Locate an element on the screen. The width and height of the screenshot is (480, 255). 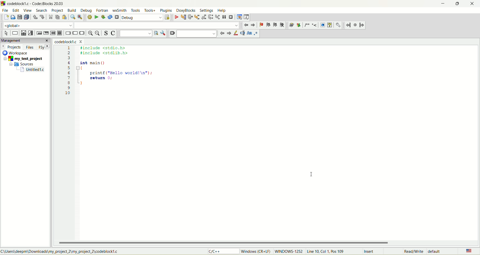
toggle comment is located at coordinates (113, 34).